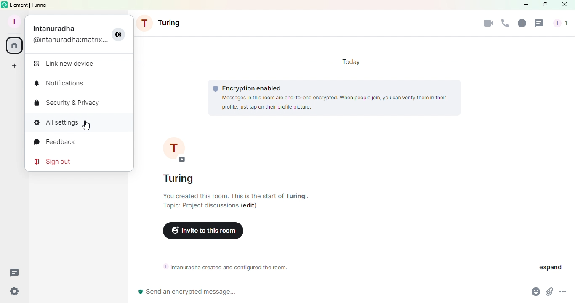  I want to click on Room info, so click(520, 23).